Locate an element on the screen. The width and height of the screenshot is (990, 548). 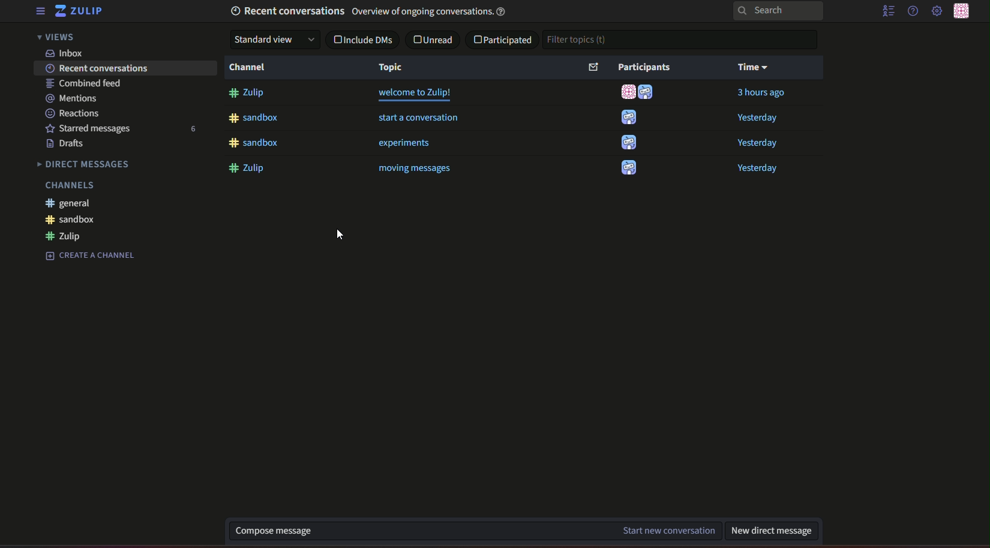
icon is located at coordinates (626, 92).